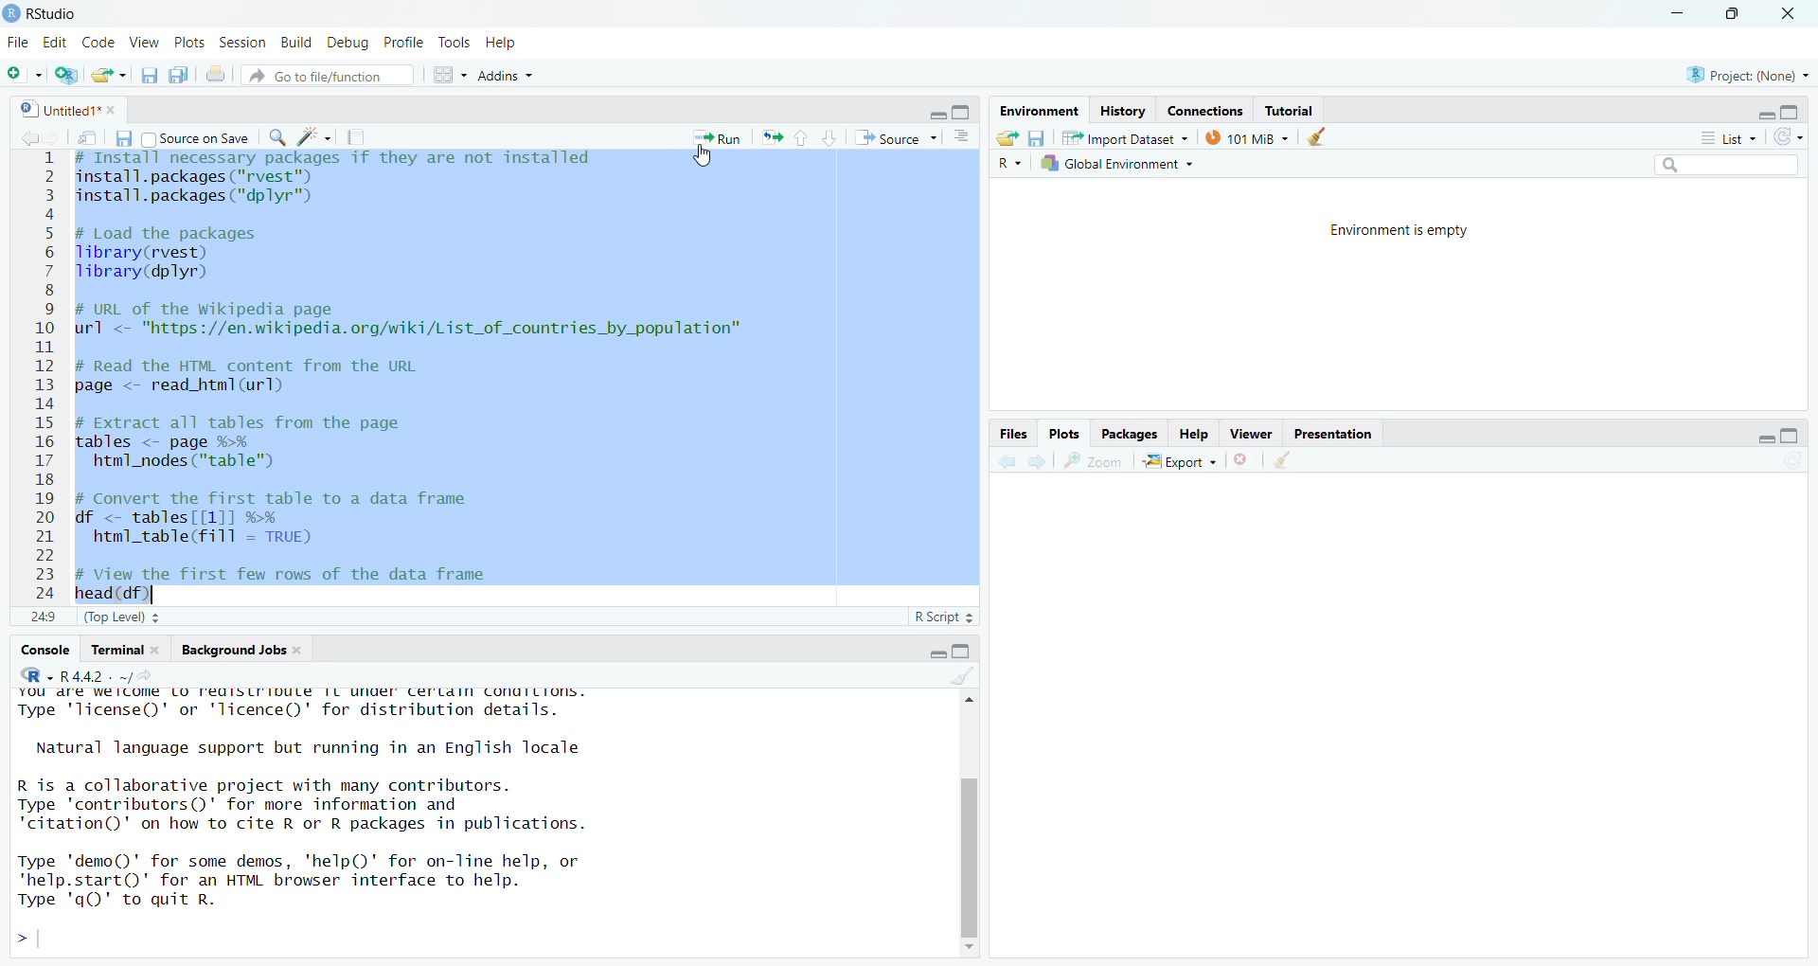  Describe the element at coordinates (145, 43) in the screenshot. I see `View` at that location.